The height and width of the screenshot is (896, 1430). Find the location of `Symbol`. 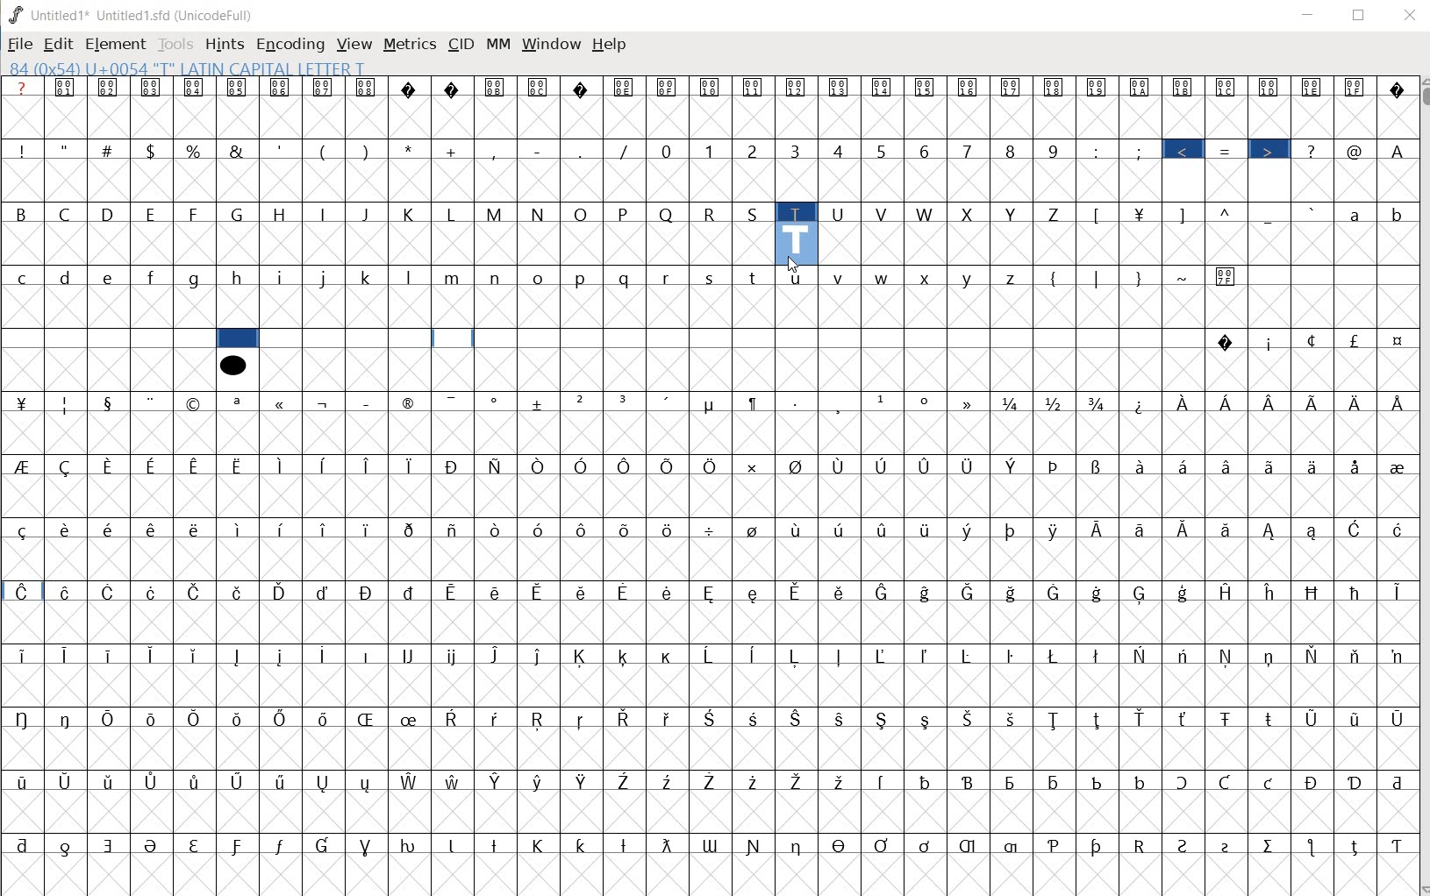

Symbol is located at coordinates (756, 781).